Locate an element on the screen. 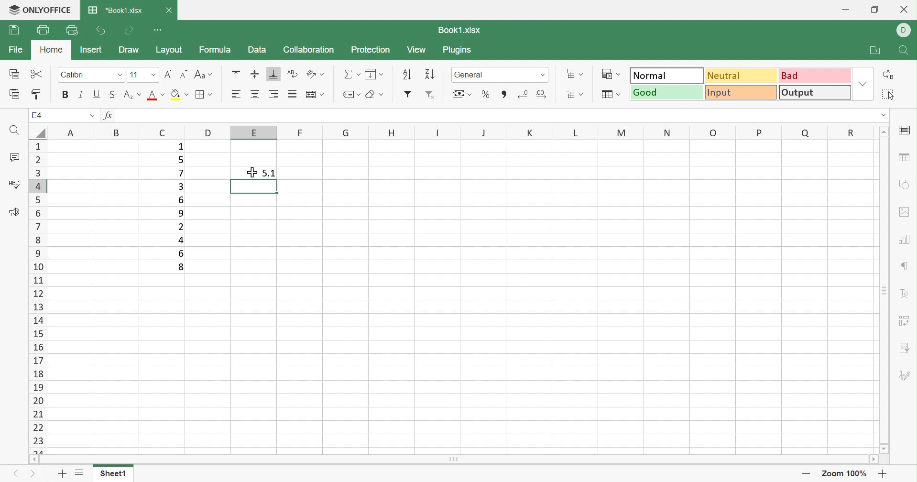 This screenshot has height=482, width=917. Scroll Bar is located at coordinates (454, 459).